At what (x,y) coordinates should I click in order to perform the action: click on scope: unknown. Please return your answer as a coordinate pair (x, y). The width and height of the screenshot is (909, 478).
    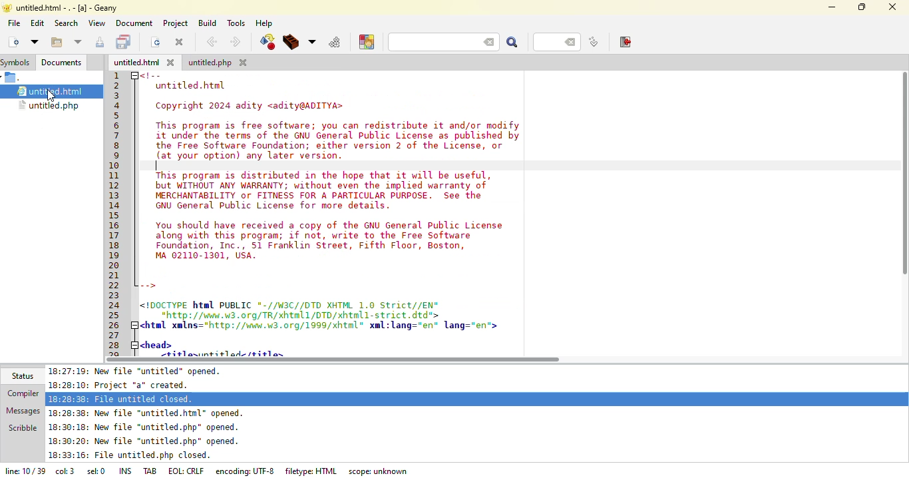
    Looking at the image, I should click on (376, 472).